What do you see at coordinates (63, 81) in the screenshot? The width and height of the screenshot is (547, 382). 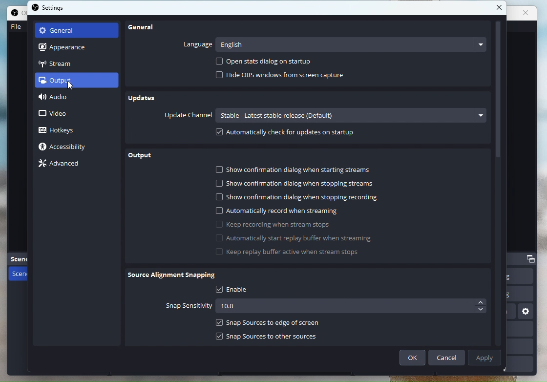 I see `Output` at bounding box center [63, 81].